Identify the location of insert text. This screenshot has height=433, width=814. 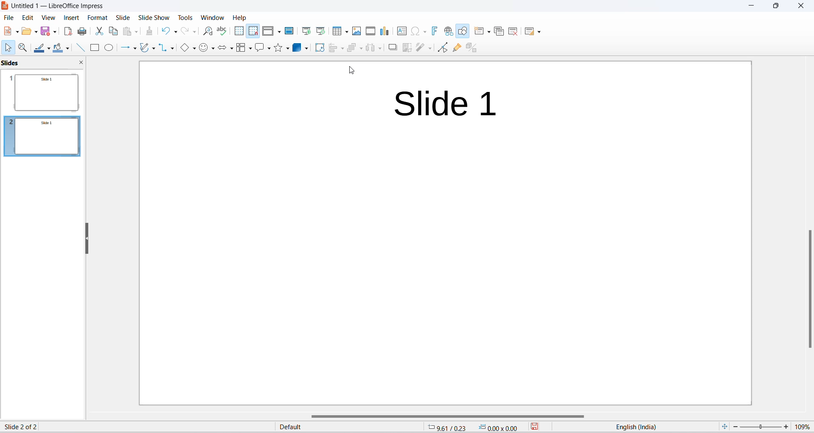
(402, 33).